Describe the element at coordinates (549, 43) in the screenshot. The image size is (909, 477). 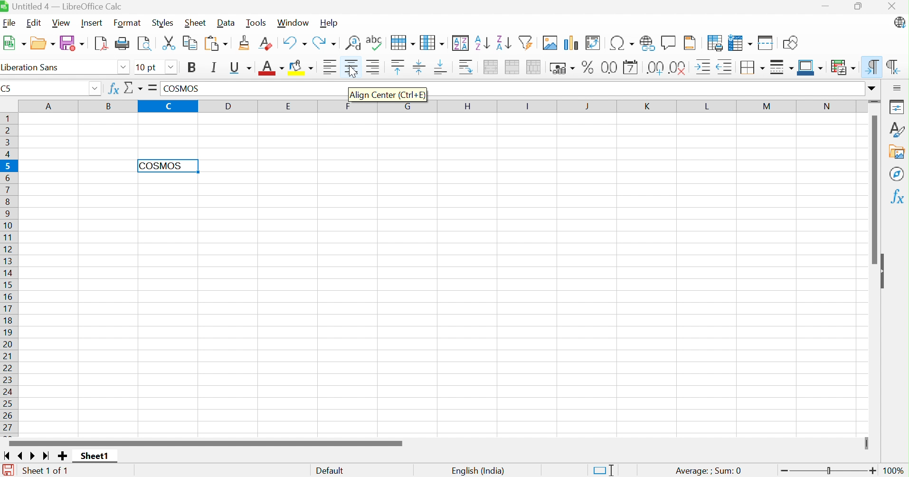
I see `Insert Image` at that location.